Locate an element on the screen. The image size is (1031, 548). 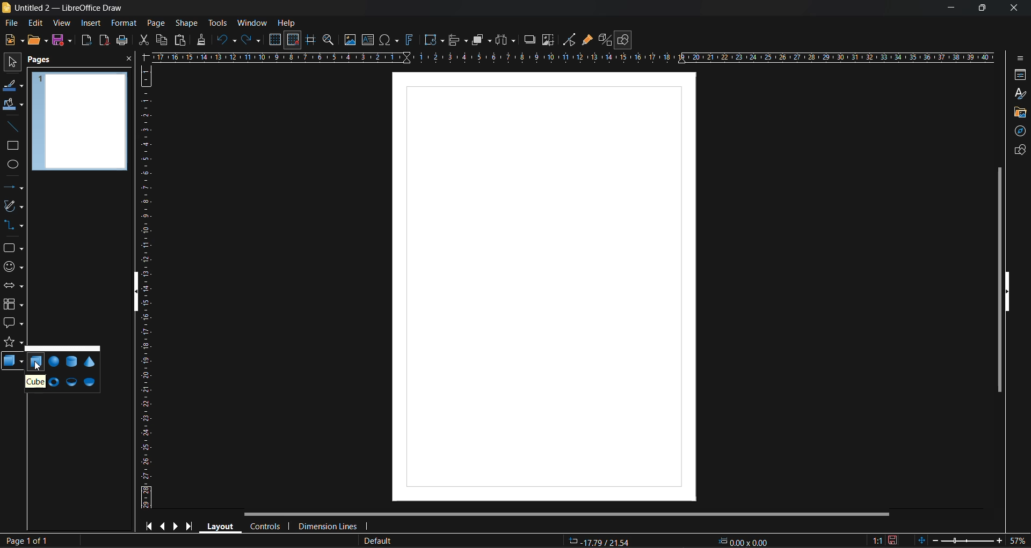
cursor is located at coordinates (39, 367).